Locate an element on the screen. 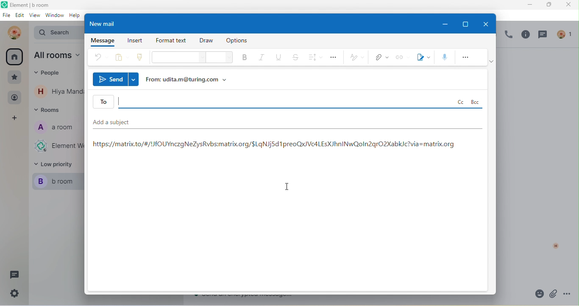 The width and height of the screenshot is (579, 306). view is located at coordinates (34, 17).